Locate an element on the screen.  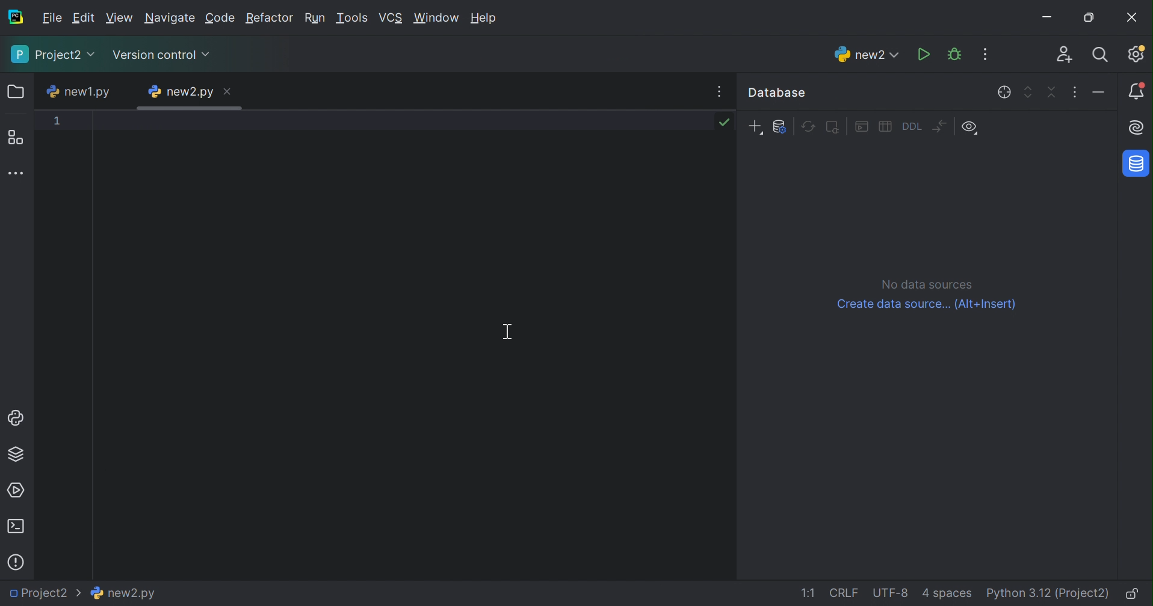
Refactor is located at coordinates (269, 17).